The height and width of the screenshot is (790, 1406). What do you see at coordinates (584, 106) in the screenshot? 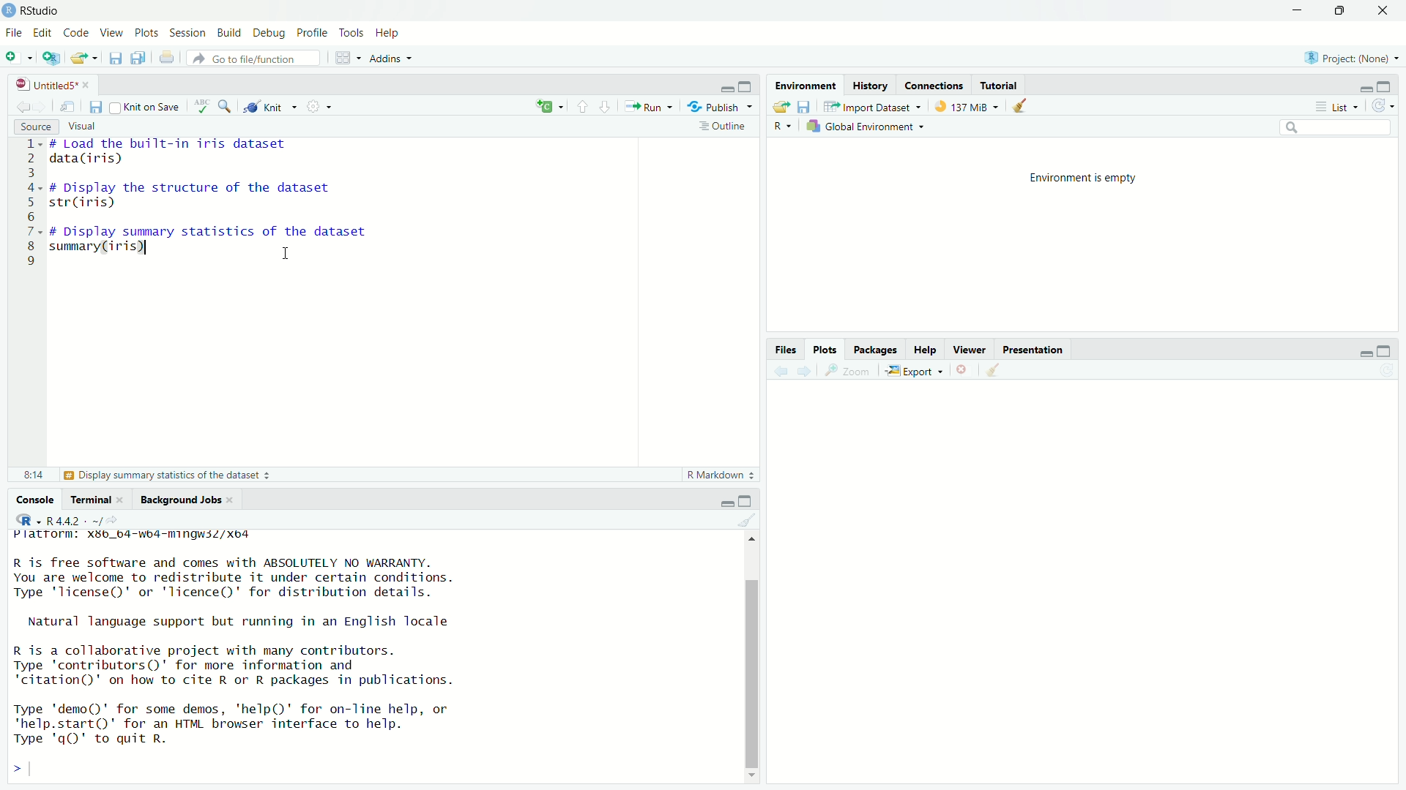
I see `Go to previous section` at bounding box center [584, 106].